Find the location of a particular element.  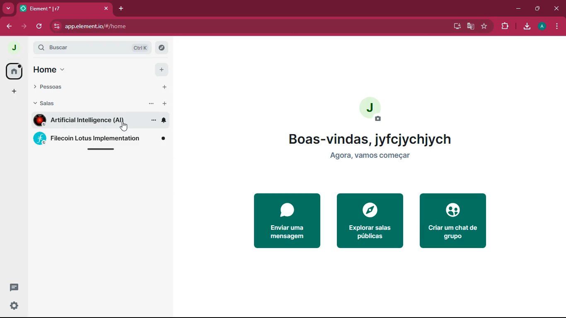

menu is located at coordinates (557, 26).